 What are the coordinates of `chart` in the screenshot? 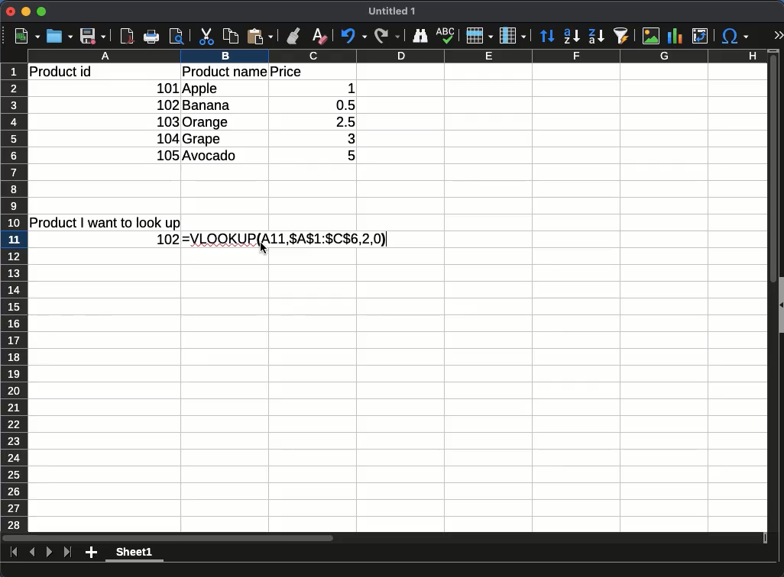 It's located at (675, 36).